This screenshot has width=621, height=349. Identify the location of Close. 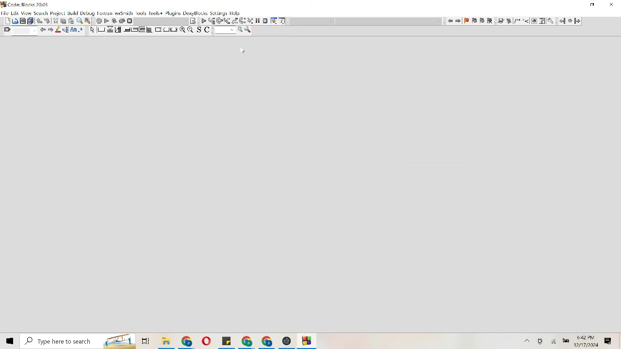
(612, 5).